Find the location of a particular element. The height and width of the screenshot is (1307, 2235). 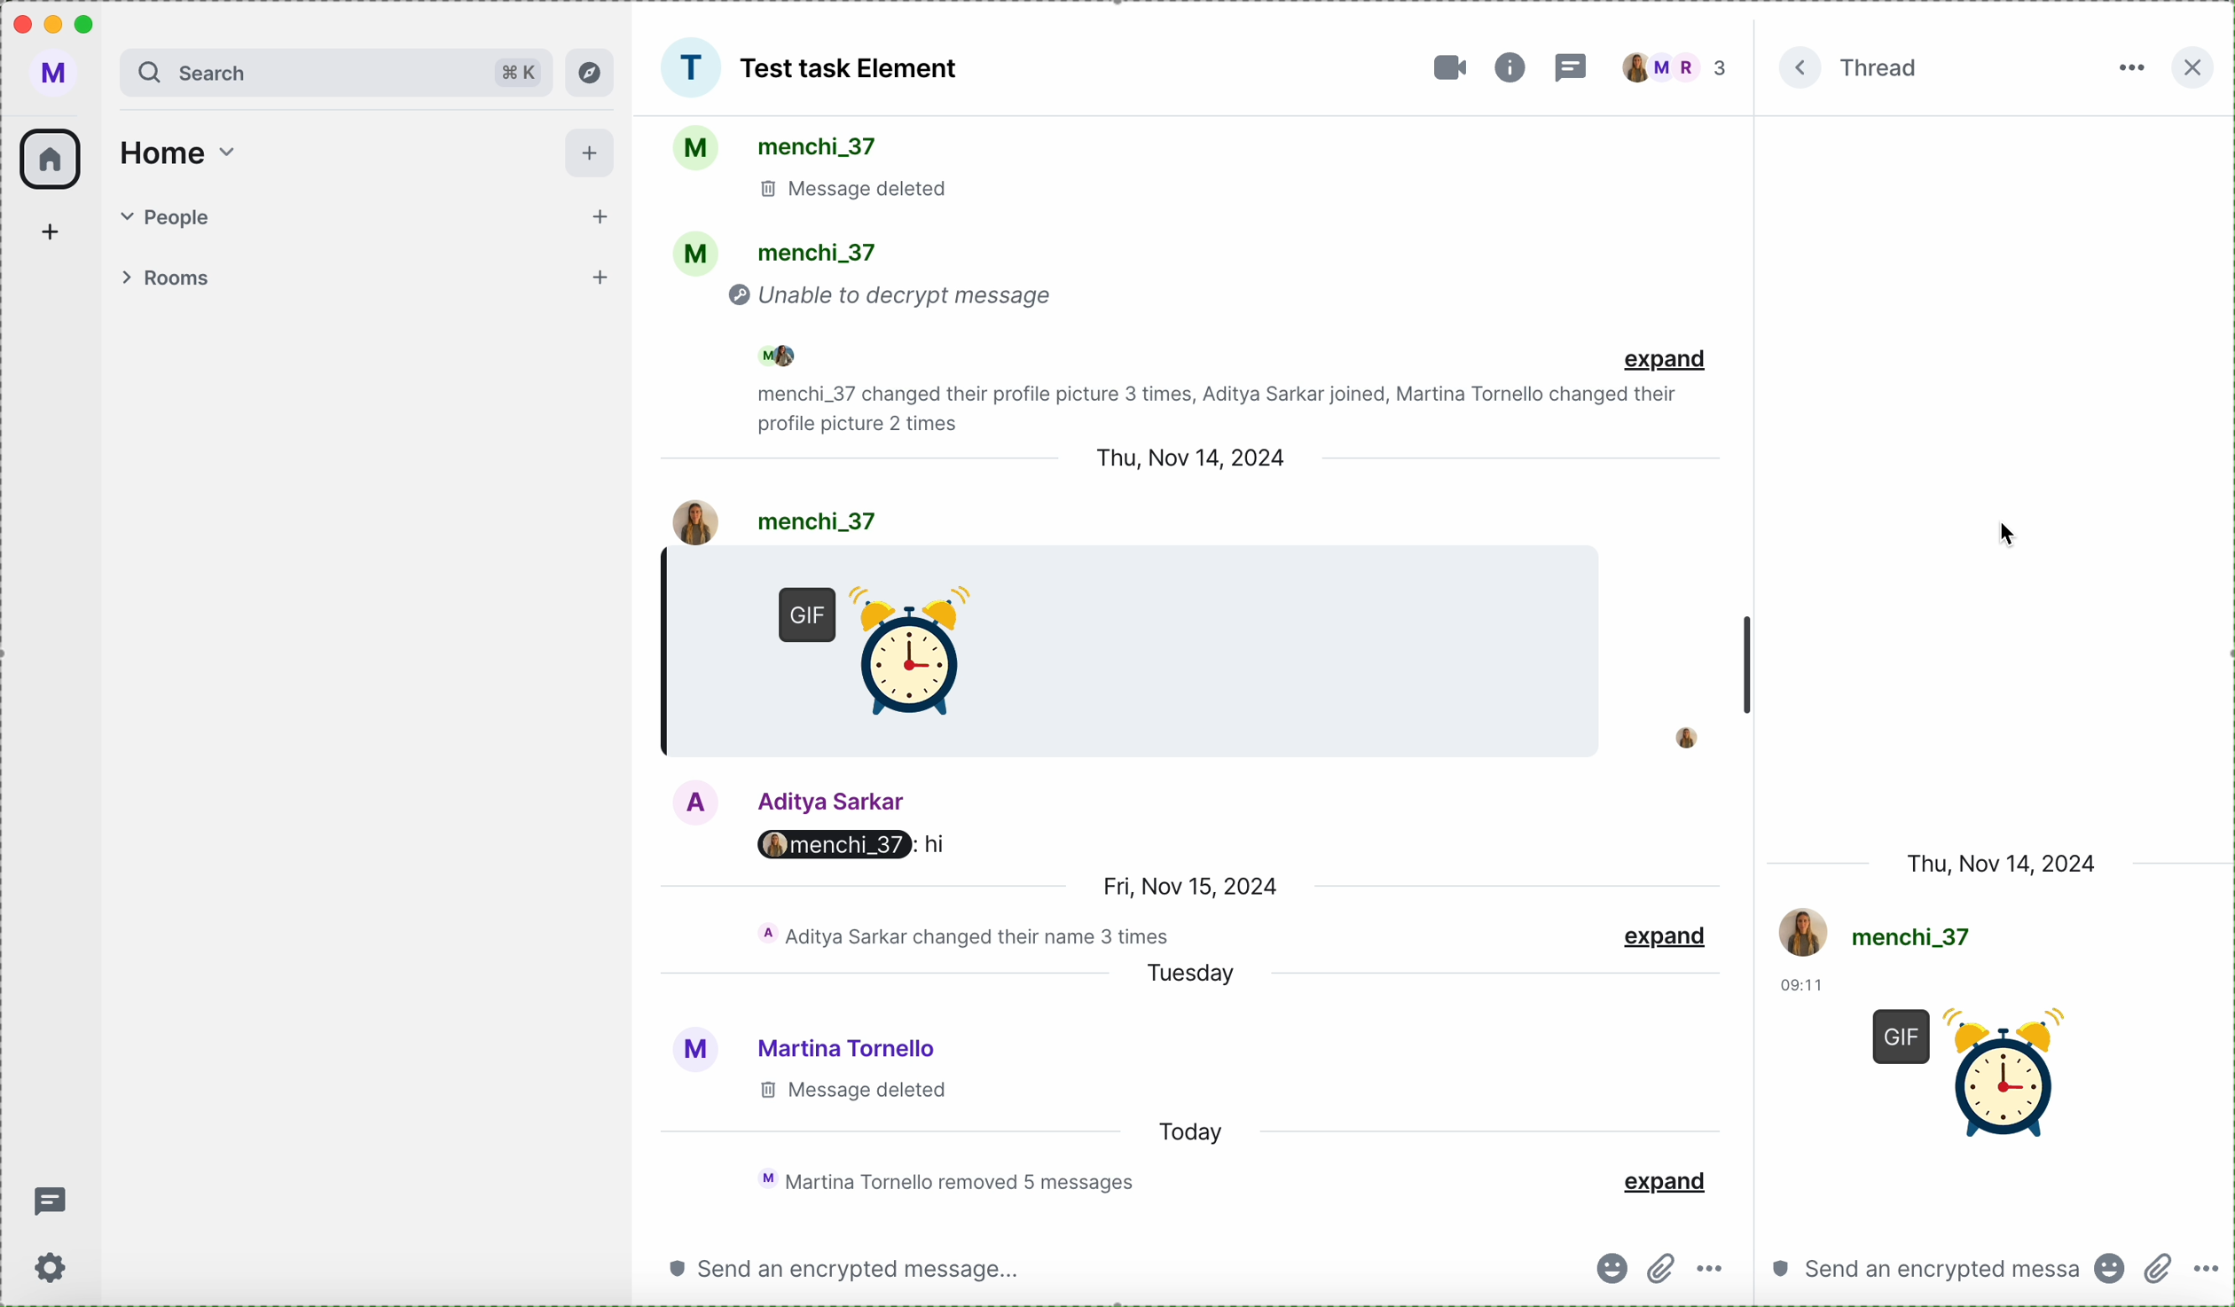

emojis is located at coordinates (2111, 1273).